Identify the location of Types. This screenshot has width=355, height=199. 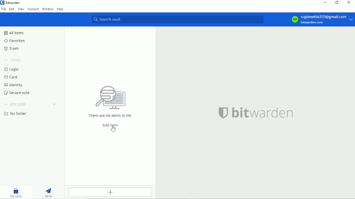
(12, 60).